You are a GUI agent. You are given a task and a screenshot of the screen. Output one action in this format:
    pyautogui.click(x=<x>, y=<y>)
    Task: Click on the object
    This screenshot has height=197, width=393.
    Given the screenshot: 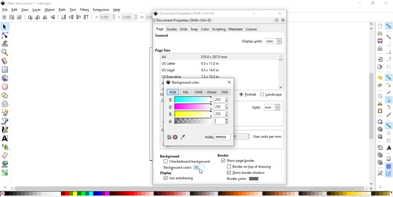 What is the action you would take?
    pyautogui.click(x=50, y=10)
    